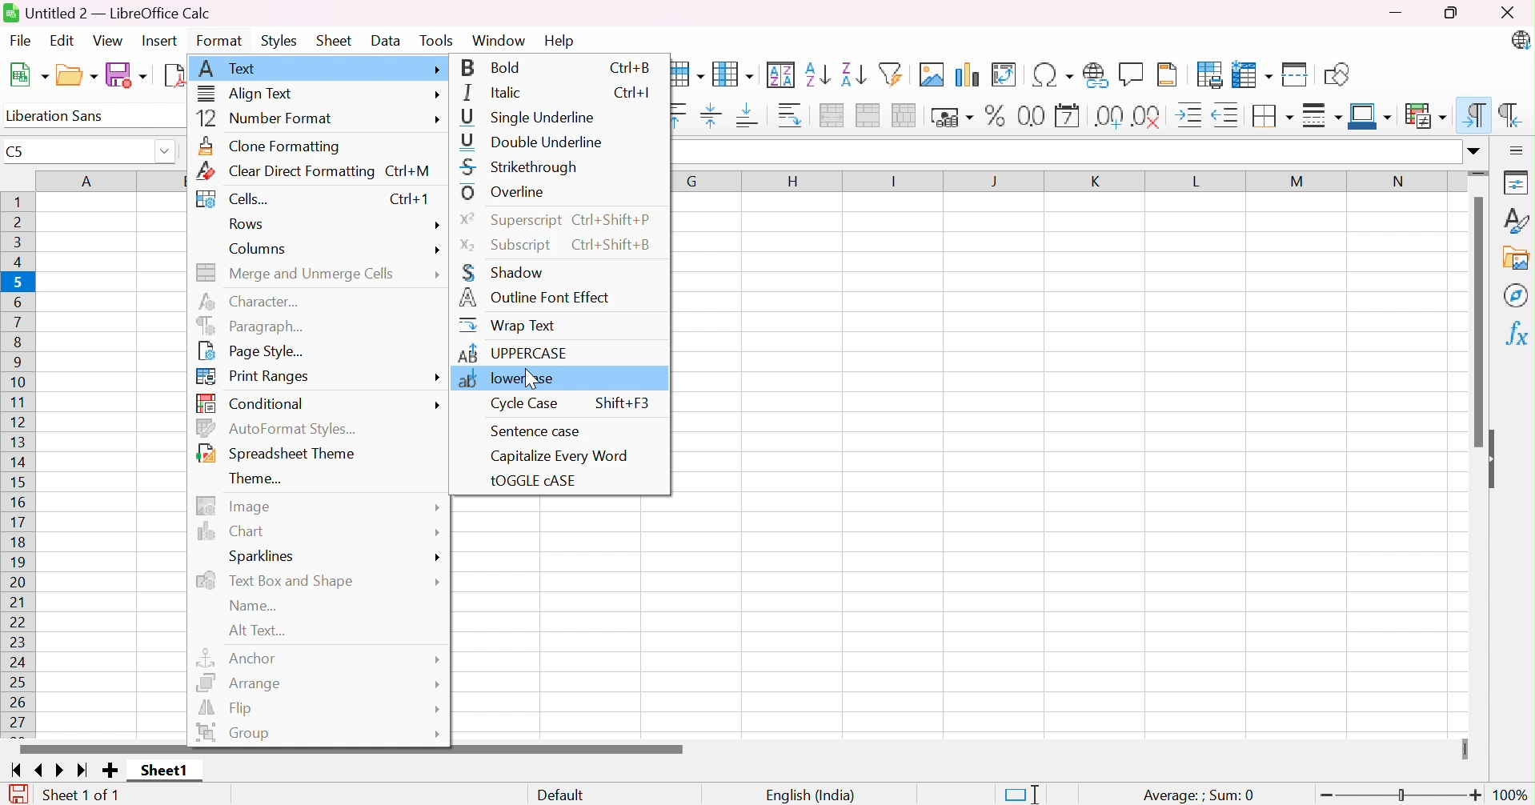 The width and height of the screenshot is (1535, 805). Describe the element at coordinates (1340, 73) in the screenshot. I see `Show Draw  Functions` at that location.